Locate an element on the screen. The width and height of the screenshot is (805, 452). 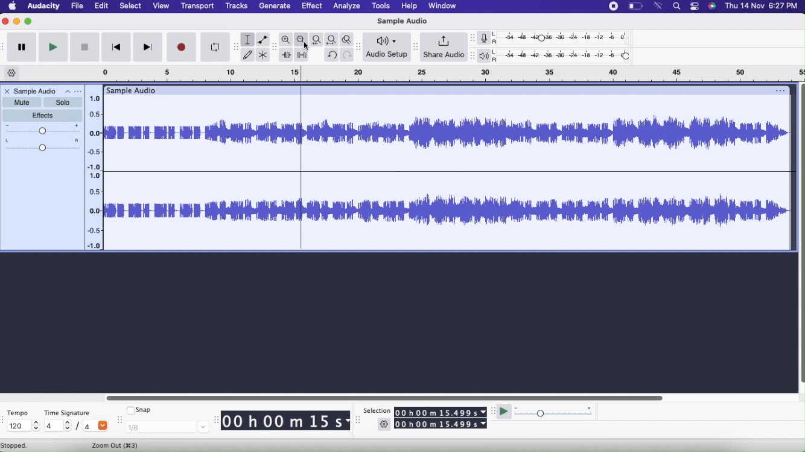
Selection is located at coordinates (377, 411).